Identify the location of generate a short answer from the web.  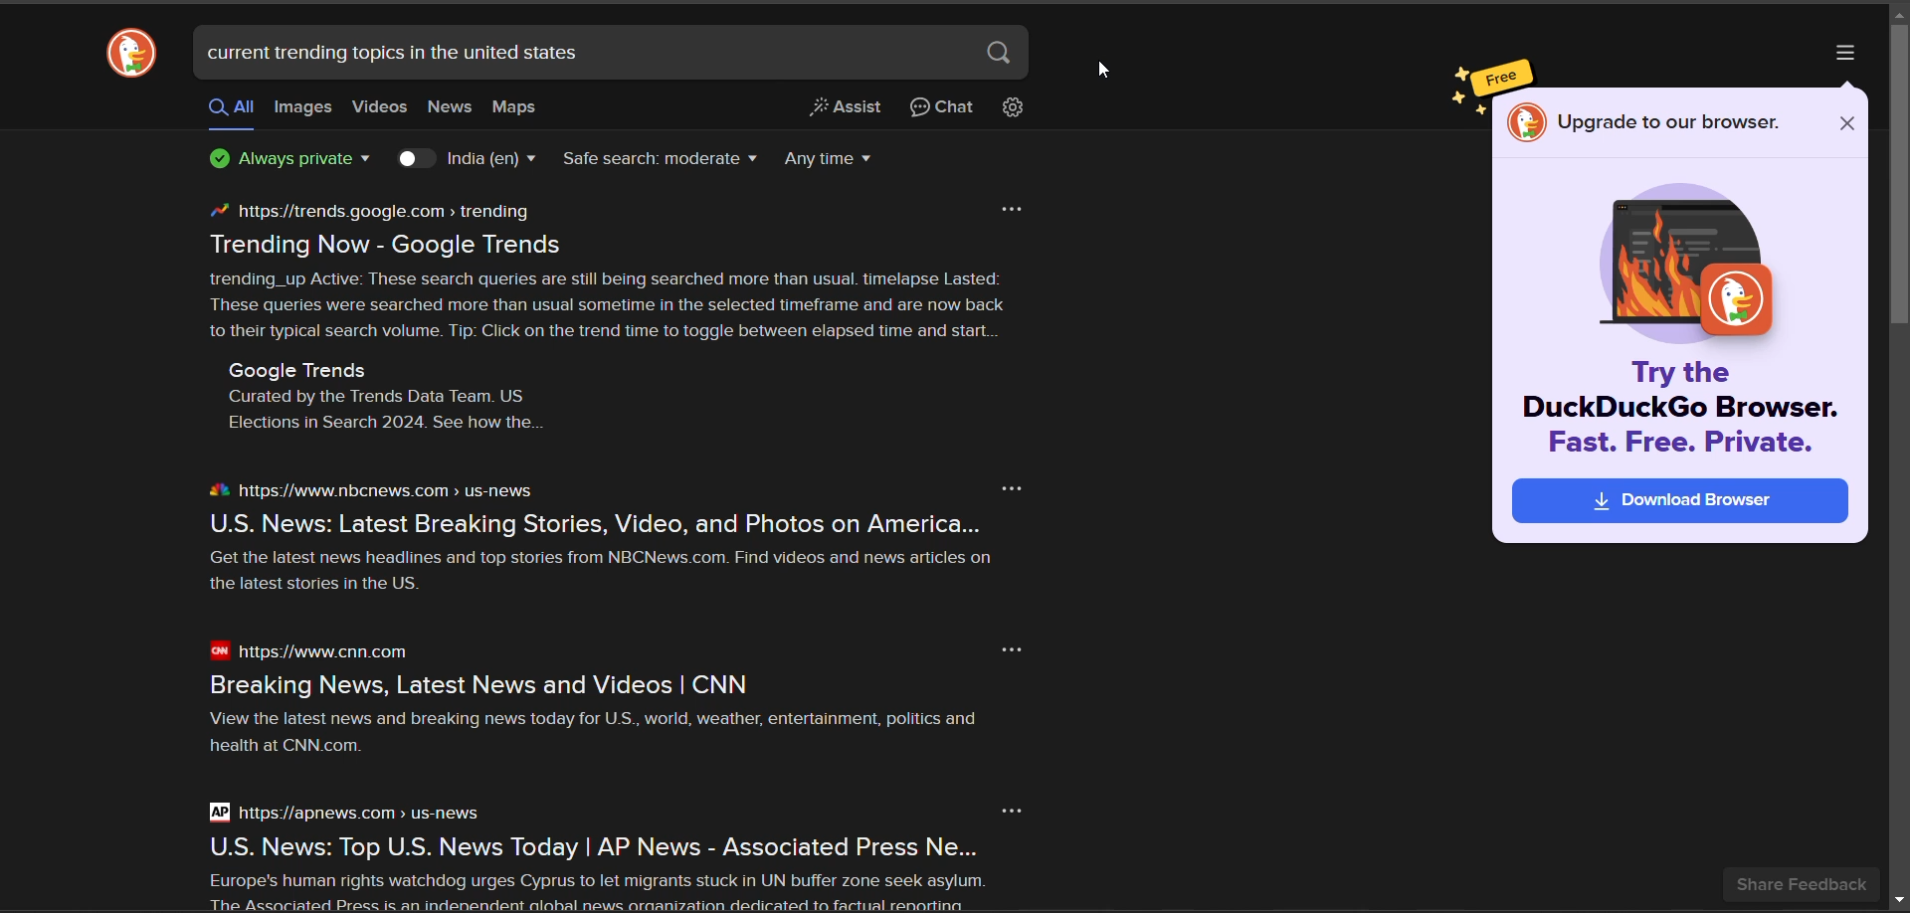
(845, 107).